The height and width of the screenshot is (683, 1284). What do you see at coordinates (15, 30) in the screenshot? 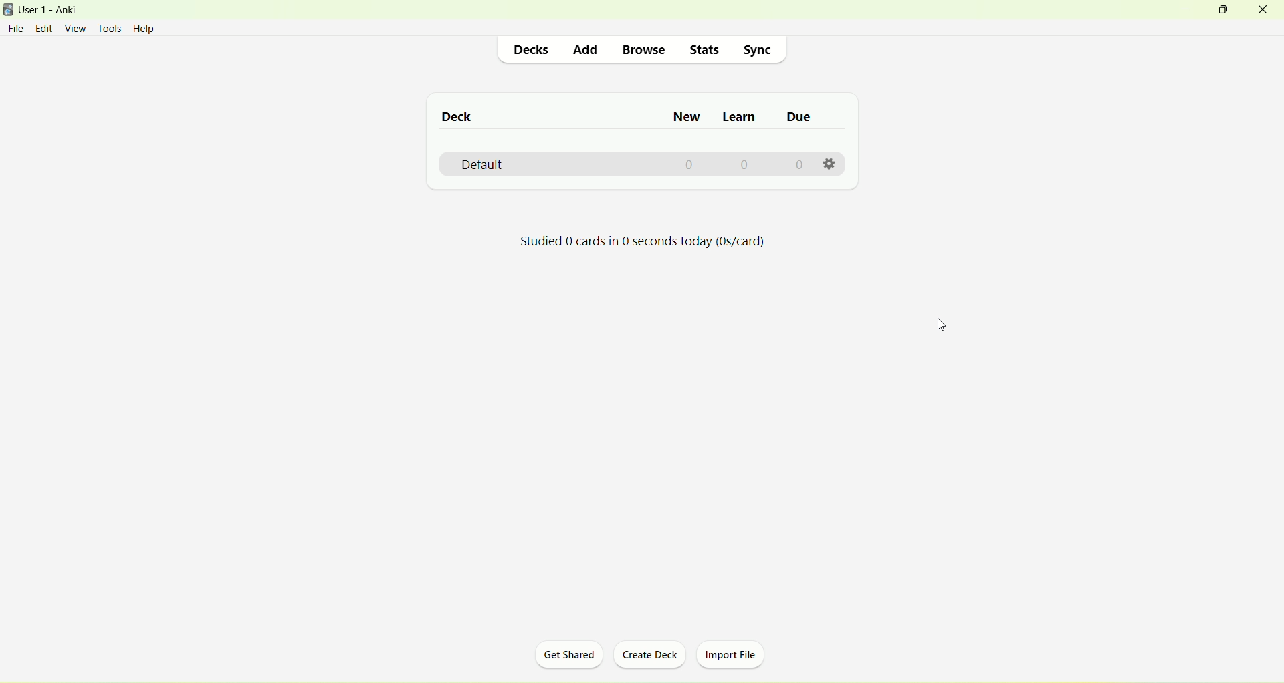
I see `file` at bounding box center [15, 30].